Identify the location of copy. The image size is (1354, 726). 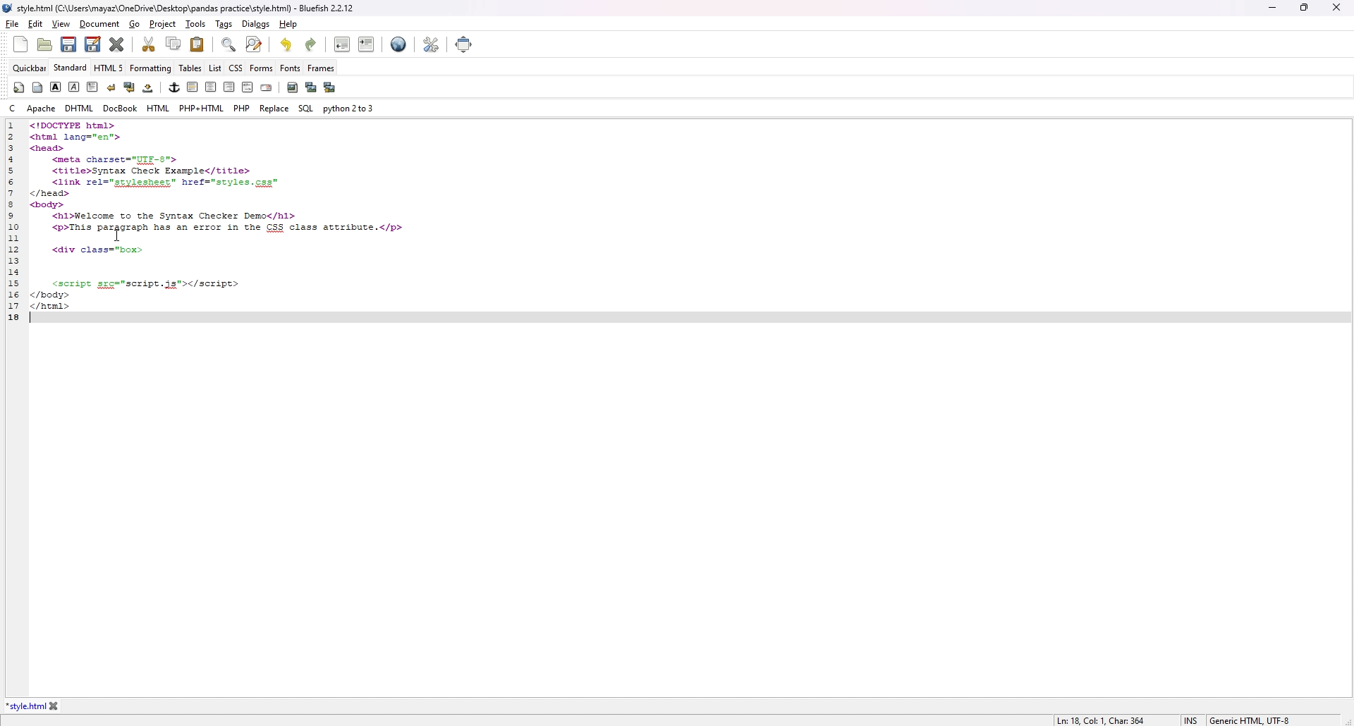
(173, 44).